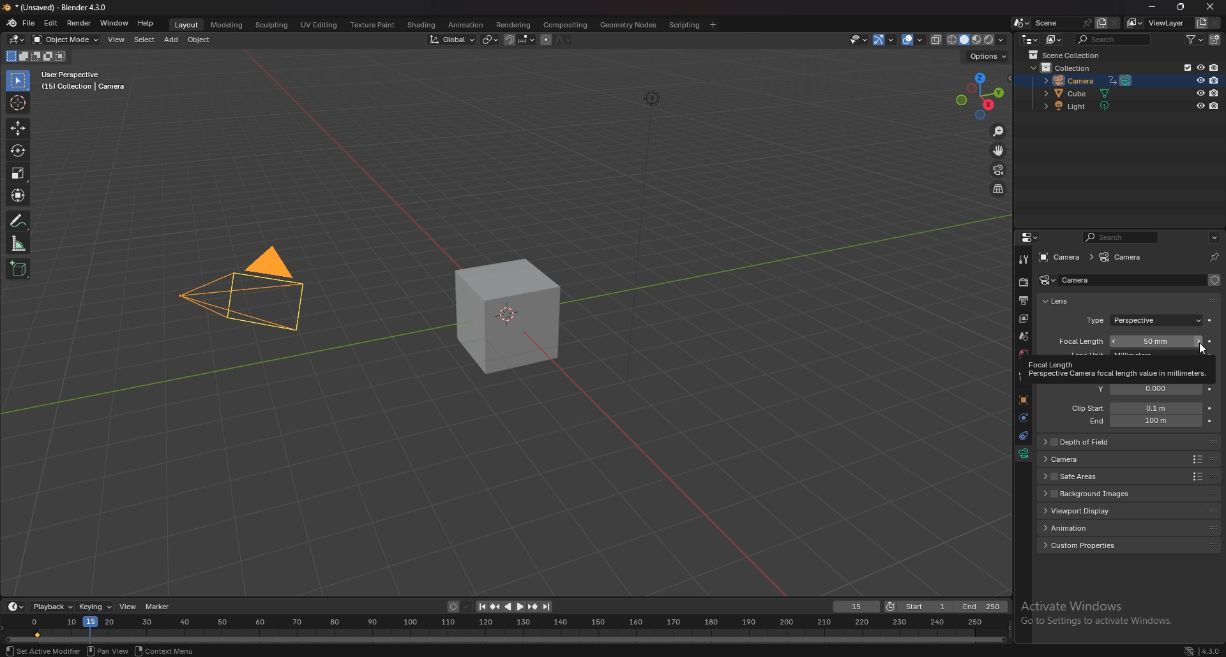  What do you see at coordinates (1200, 92) in the screenshot?
I see `hide in viewport` at bounding box center [1200, 92].